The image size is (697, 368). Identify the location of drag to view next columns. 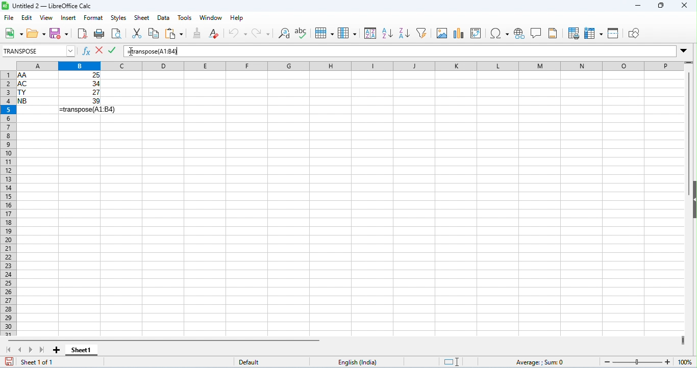
(683, 340).